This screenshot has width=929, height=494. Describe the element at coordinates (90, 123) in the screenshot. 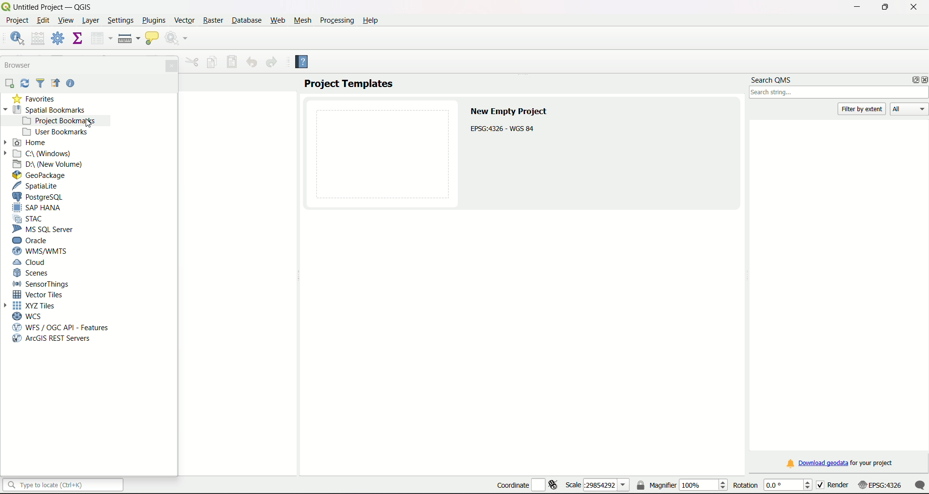

I see `Cursor` at that location.